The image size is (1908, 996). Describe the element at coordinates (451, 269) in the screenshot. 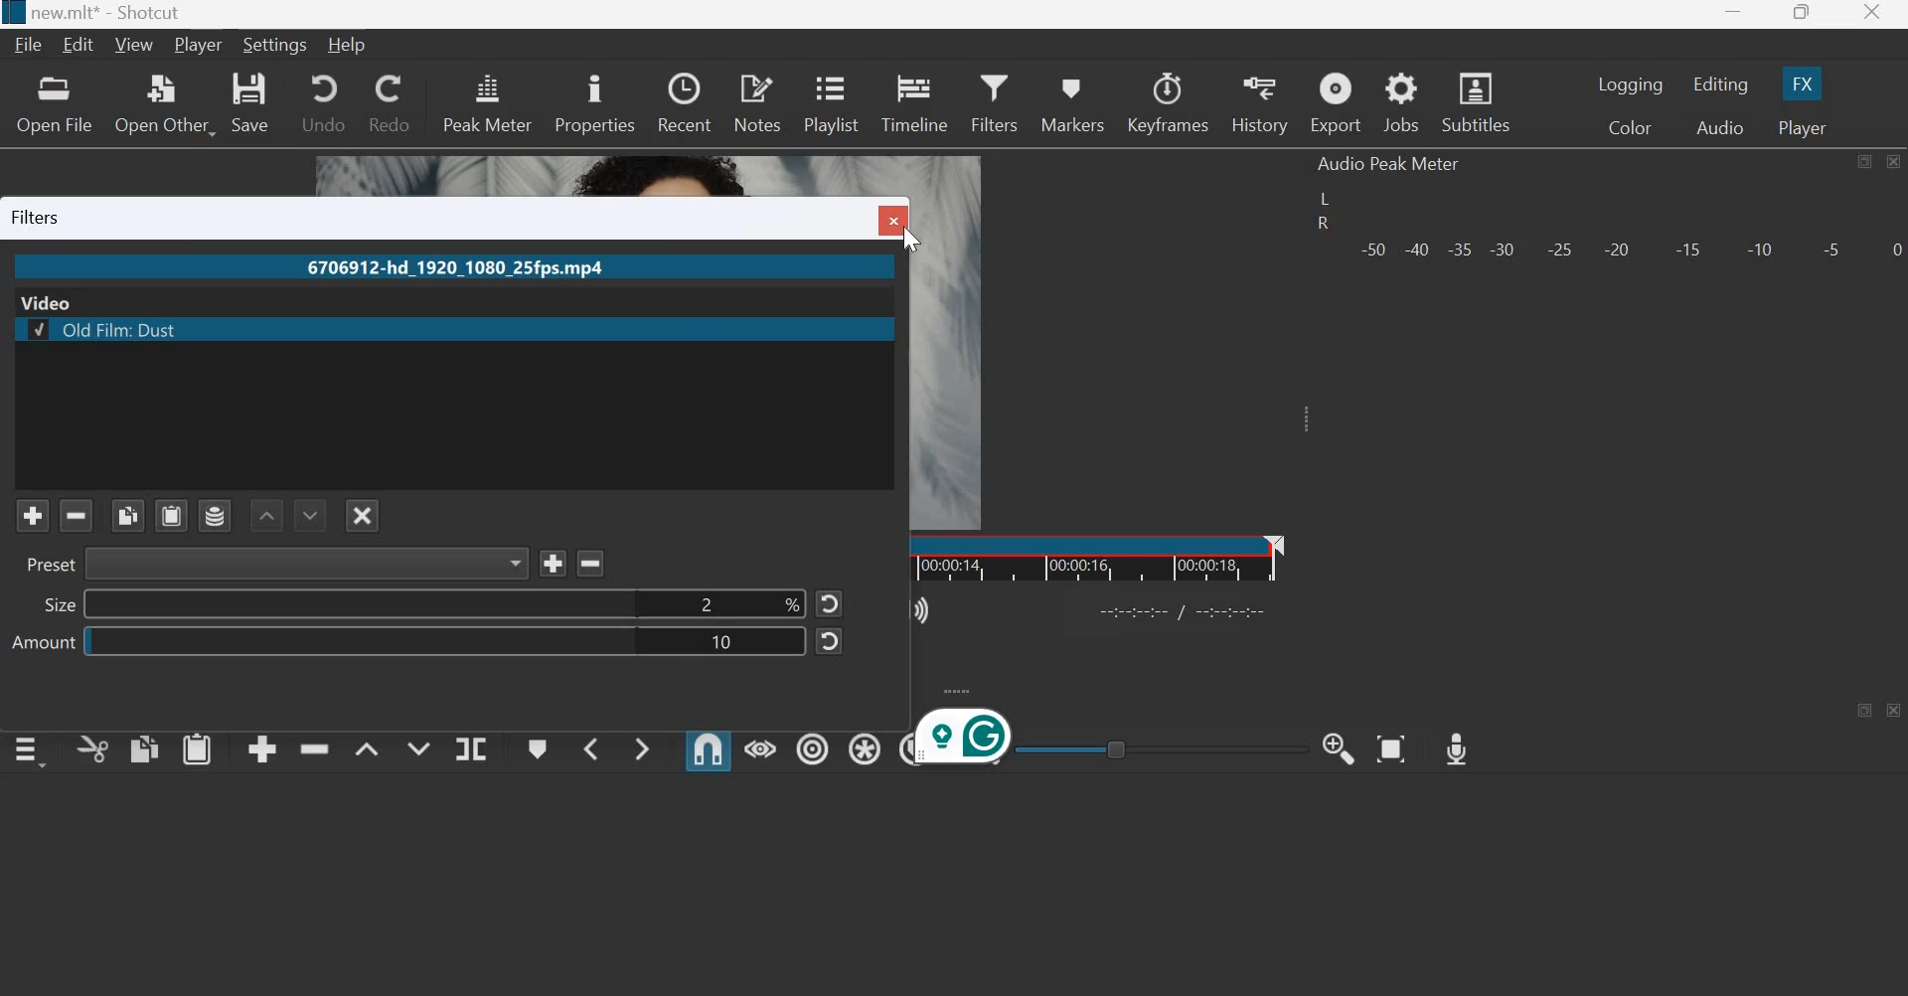

I see `6706912-hd_1920_1080_25fps.mp4` at that location.